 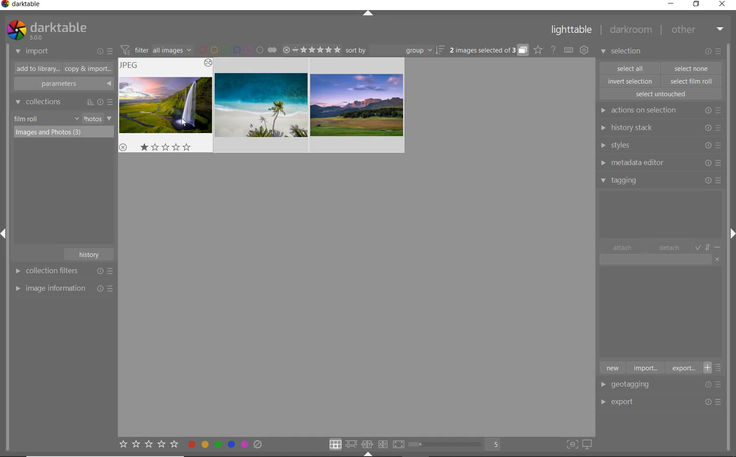 I want to click on parameters, so click(x=63, y=84).